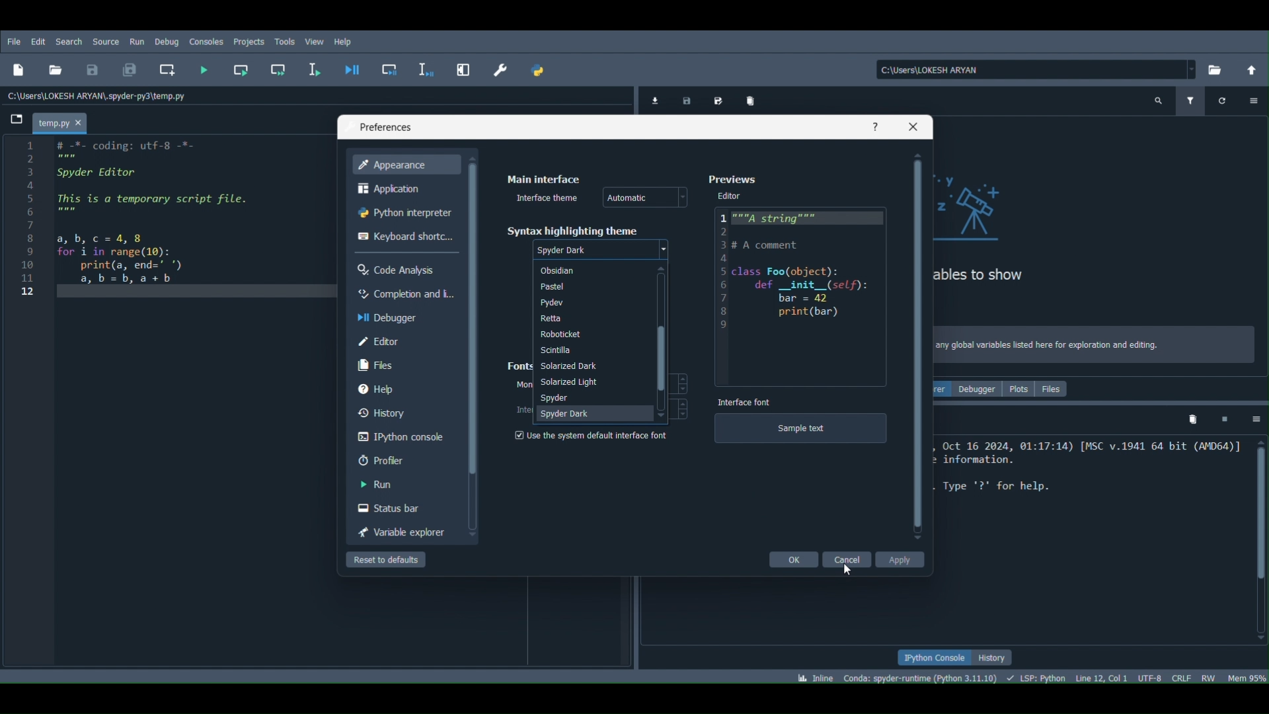  Describe the element at coordinates (22, 67) in the screenshot. I see `New file (Ctrl + N)` at that location.